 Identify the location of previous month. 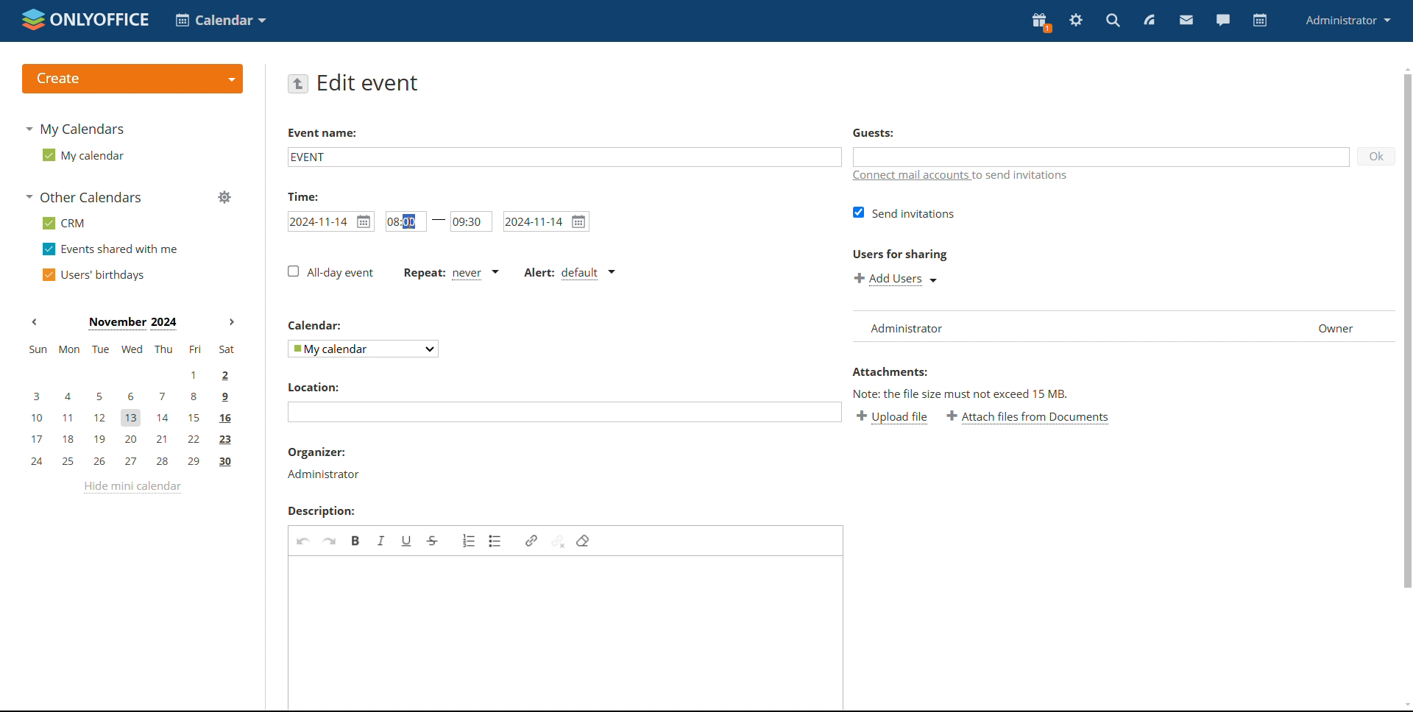
(37, 322).